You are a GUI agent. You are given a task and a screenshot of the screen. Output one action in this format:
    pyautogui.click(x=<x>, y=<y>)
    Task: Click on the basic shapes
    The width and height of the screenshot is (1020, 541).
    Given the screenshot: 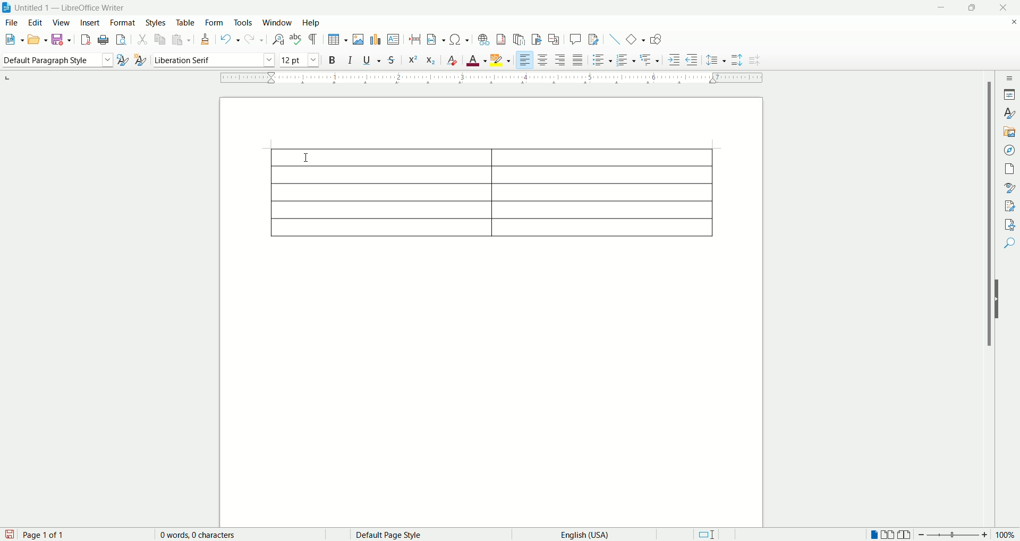 What is the action you would take?
    pyautogui.click(x=635, y=38)
    